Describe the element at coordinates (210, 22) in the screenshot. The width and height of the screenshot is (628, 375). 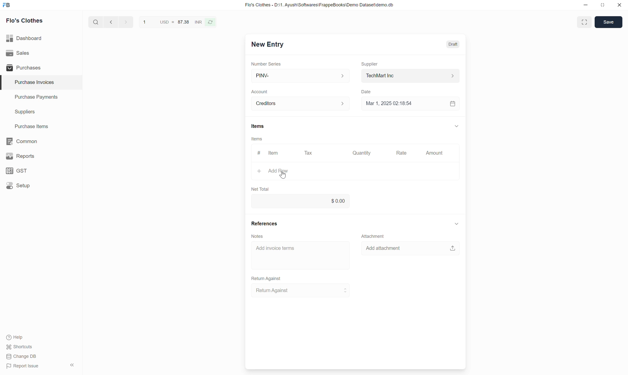
I see `Reverse` at that location.